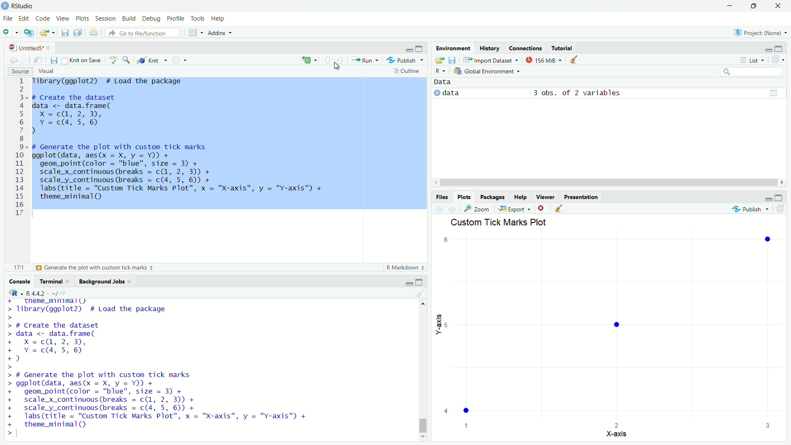 The width and height of the screenshot is (791, 445). Describe the element at coordinates (343, 61) in the screenshot. I see `go to next section/chunk` at that location.